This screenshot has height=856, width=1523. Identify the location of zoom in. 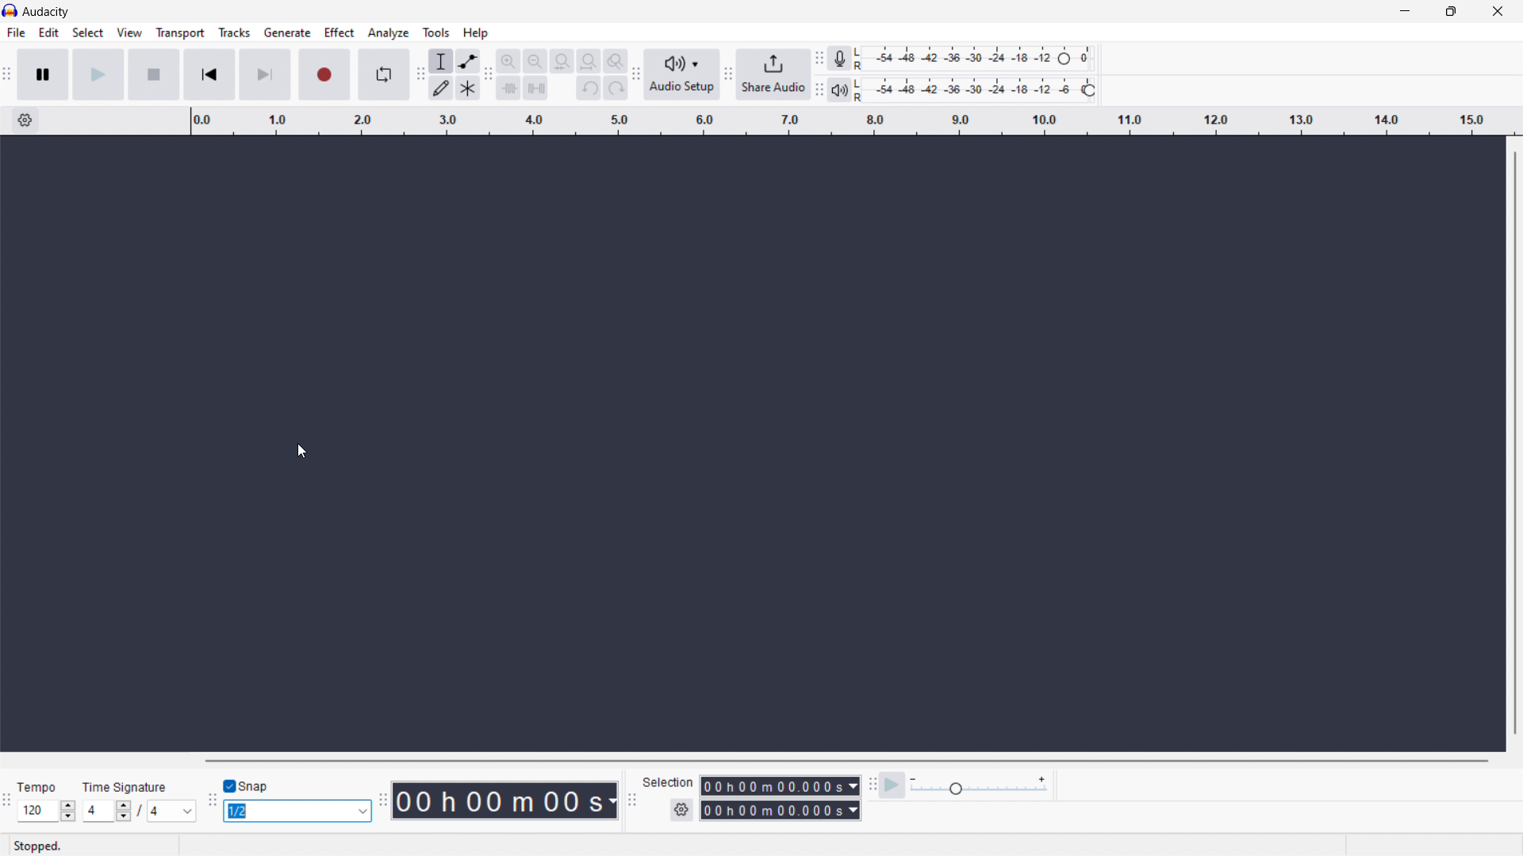
(509, 61).